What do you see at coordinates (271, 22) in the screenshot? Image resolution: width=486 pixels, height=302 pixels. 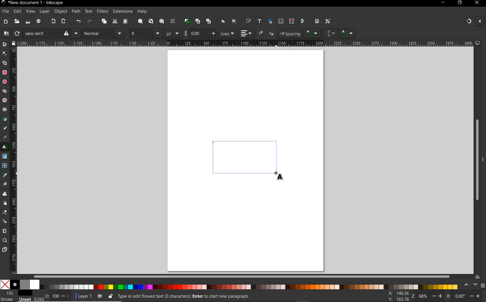 I see `open objects` at bounding box center [271, 22].